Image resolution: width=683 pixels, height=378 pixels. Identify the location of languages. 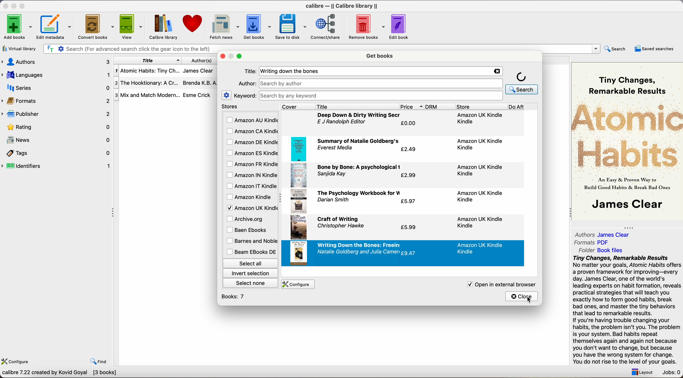
(55, 74).